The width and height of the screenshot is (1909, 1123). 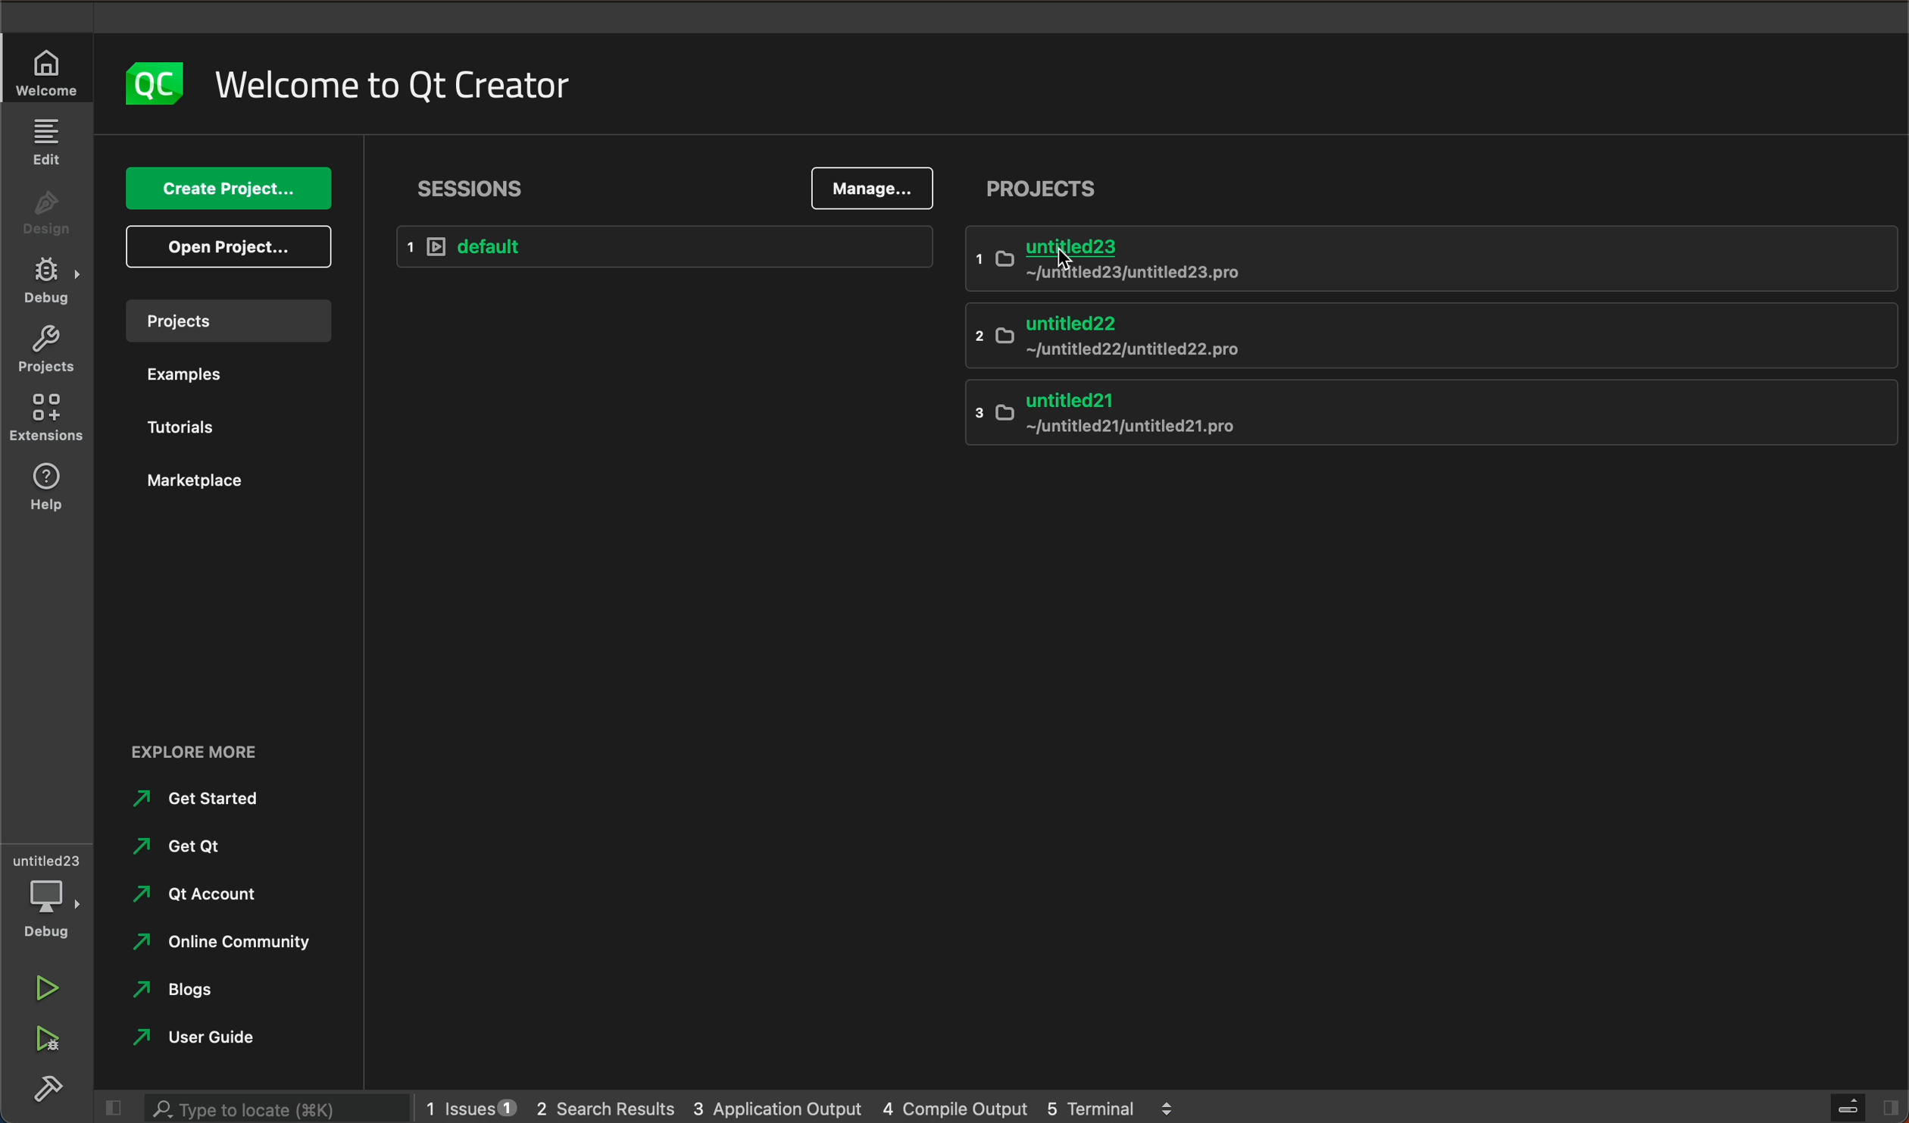 What do you see at coordinates (1429, 258) in the screenshot?
I see `untitled` at bounding box center [1429, 258].